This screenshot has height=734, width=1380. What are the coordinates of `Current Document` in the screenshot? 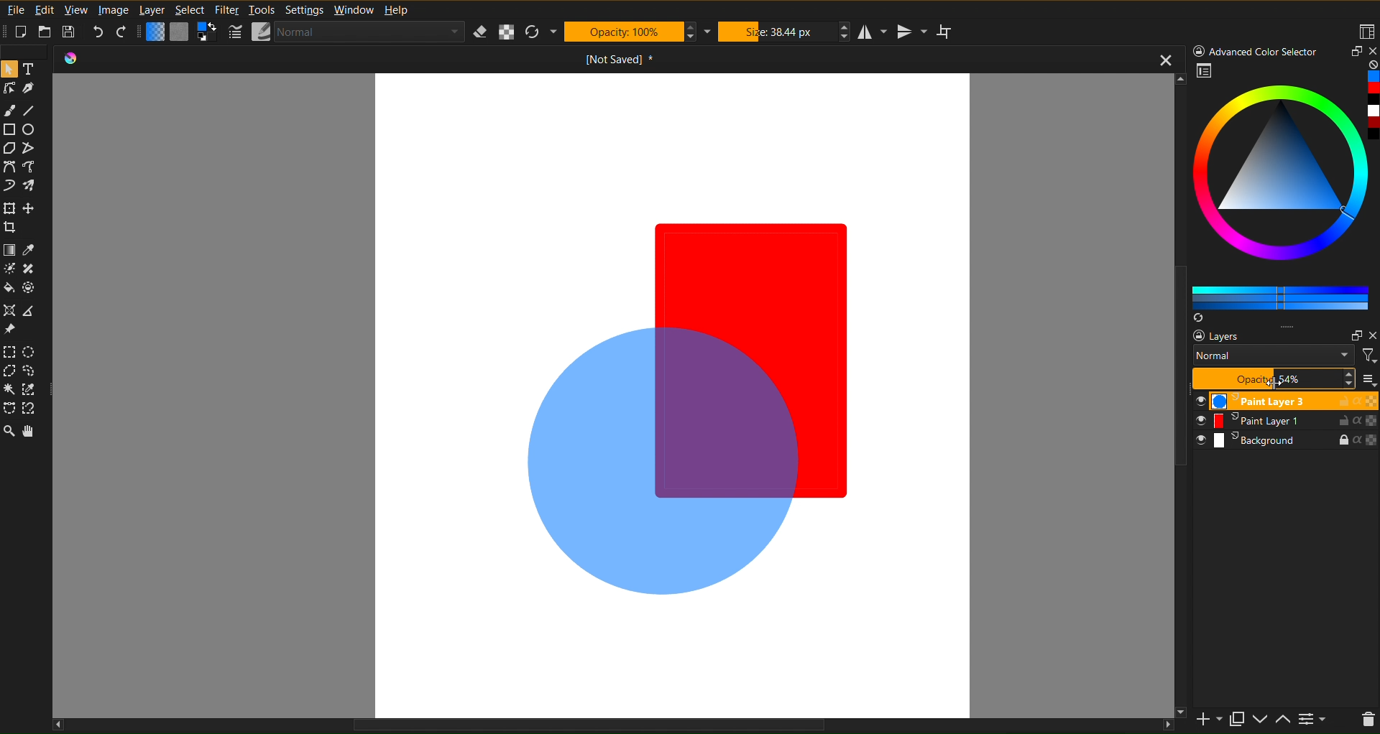 It's located at (549, 62).